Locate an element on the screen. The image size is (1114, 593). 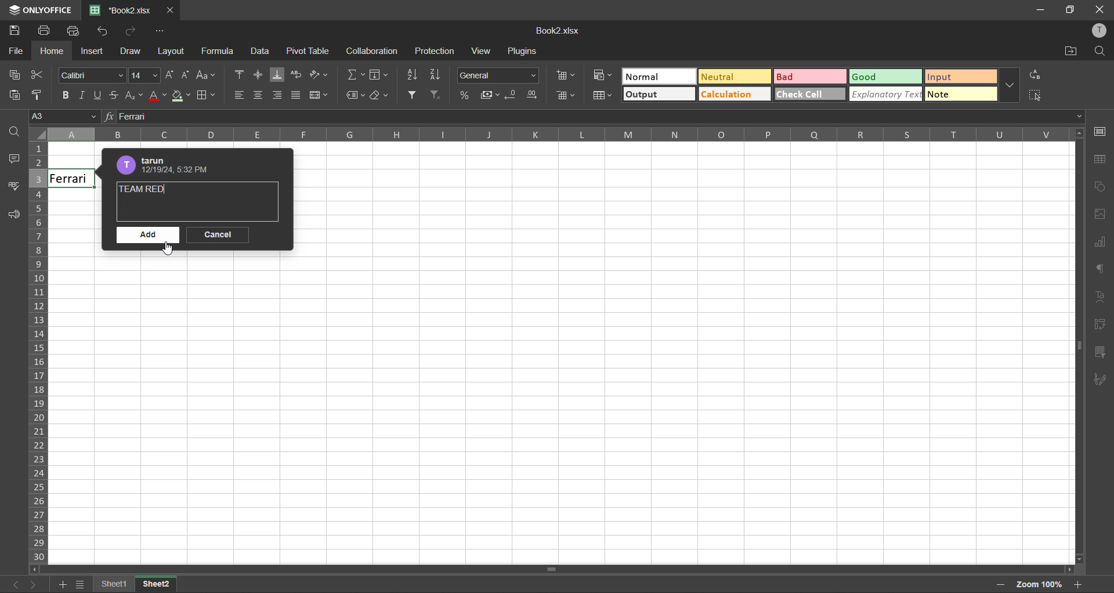
text is located at coordinates (1099, 297).